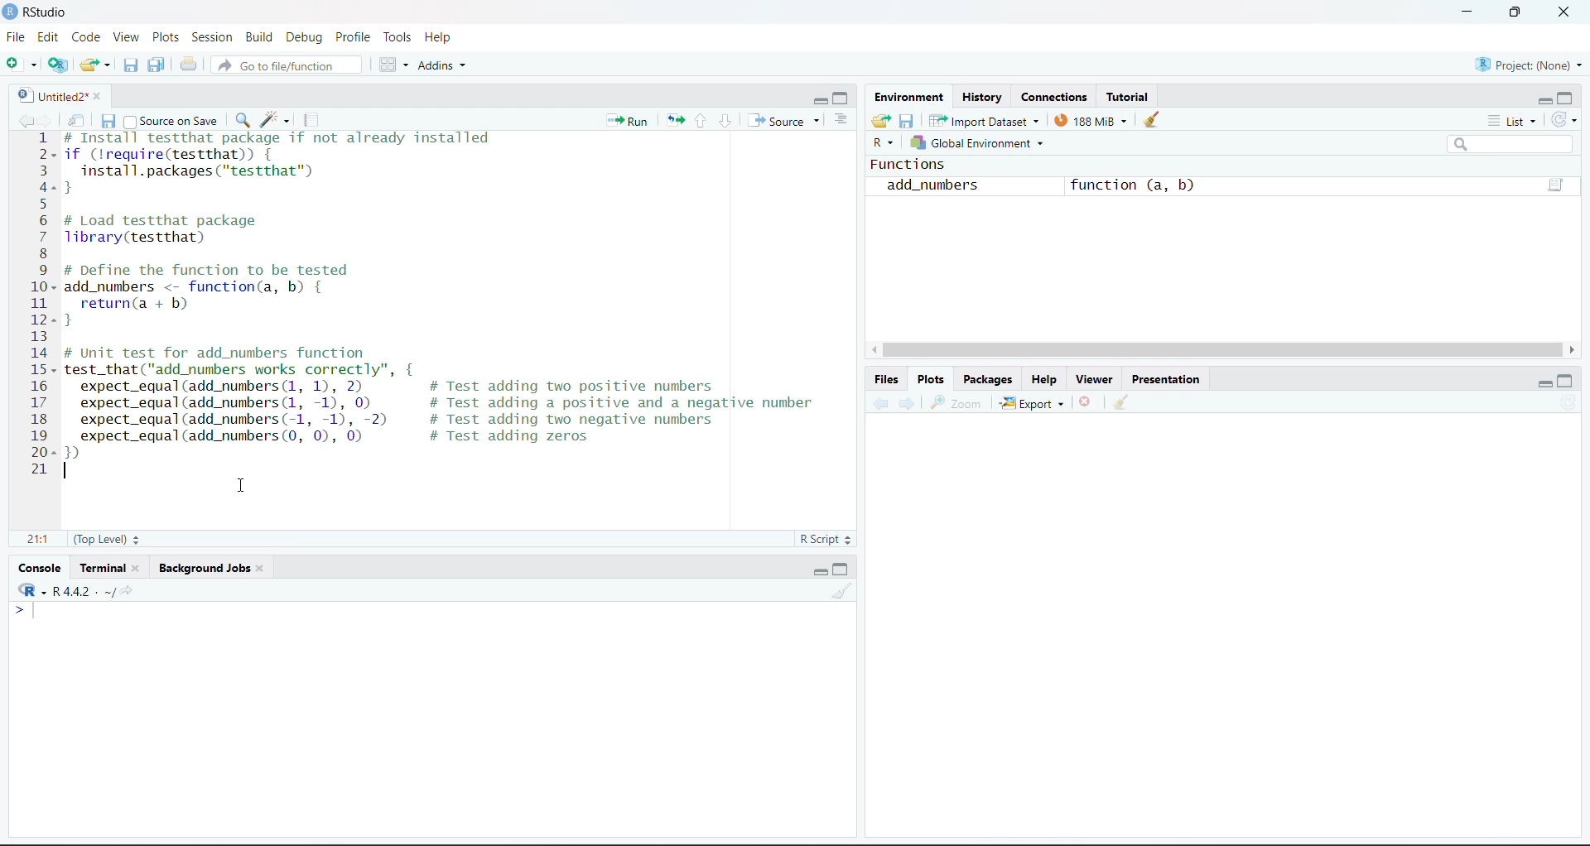 The height and width of the screenshot is (846, 1590). I want to click on Connections, so click(1048, 95).